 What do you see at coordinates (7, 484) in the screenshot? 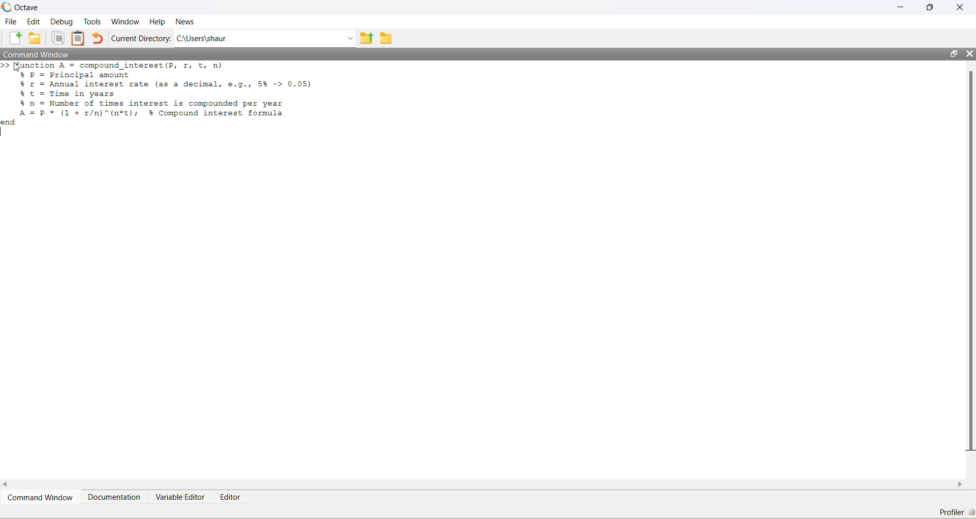
I see `scroll left` at bounding box center [7, 484].